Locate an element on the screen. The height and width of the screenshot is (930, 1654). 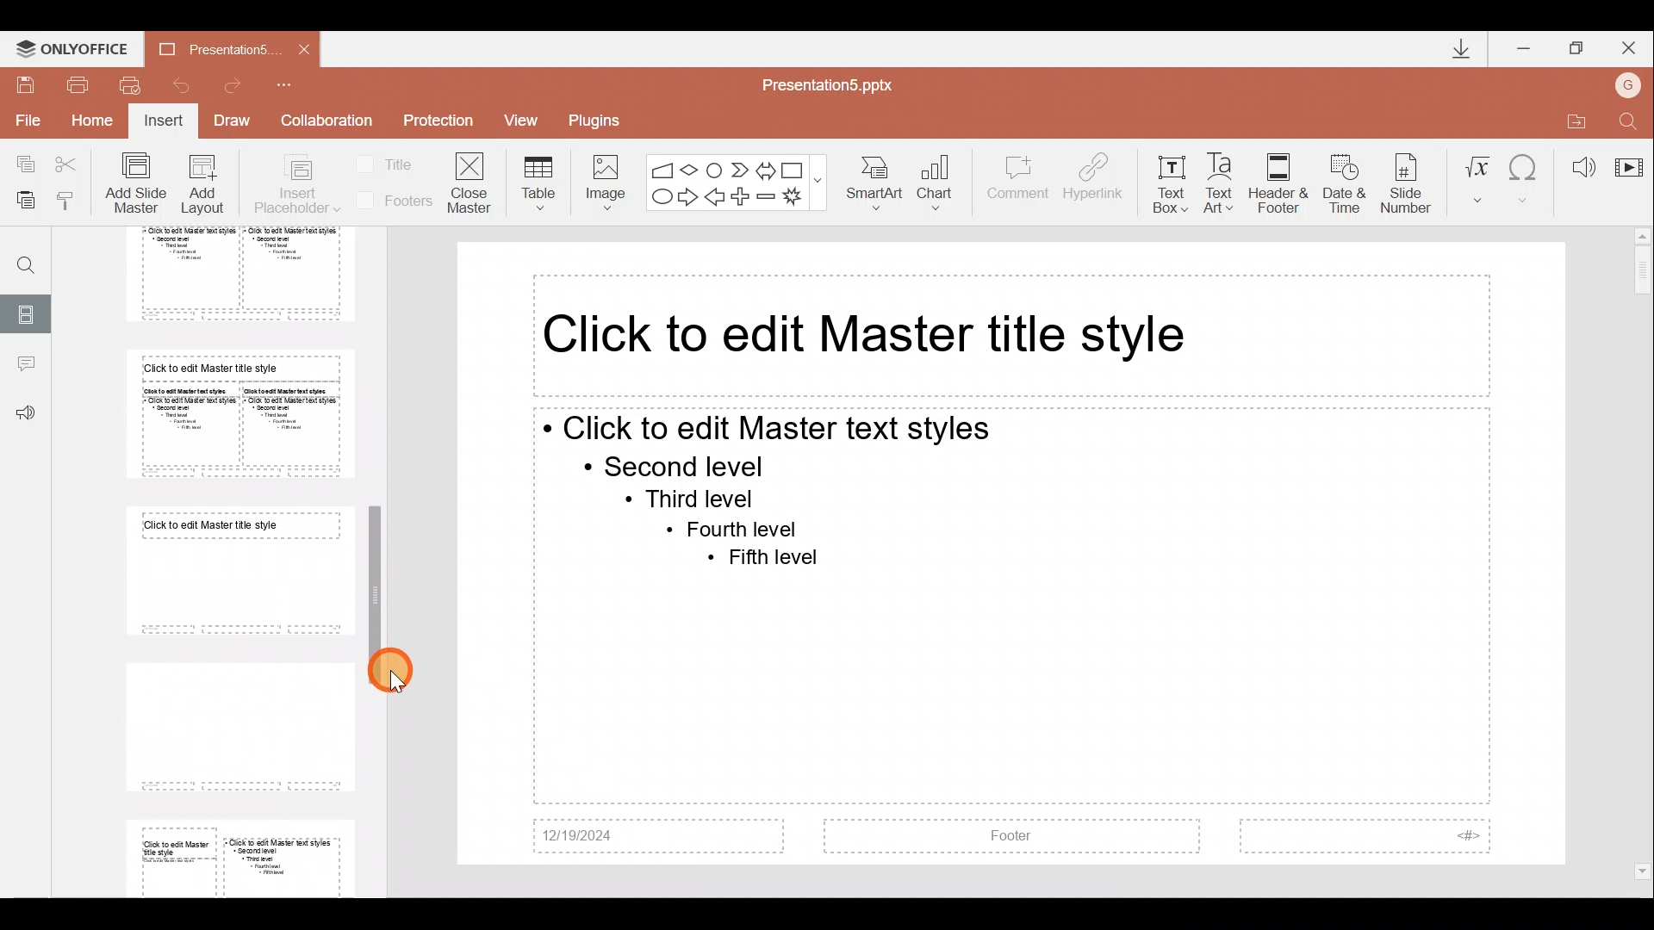
Protection is located at coordinates (438, 123).